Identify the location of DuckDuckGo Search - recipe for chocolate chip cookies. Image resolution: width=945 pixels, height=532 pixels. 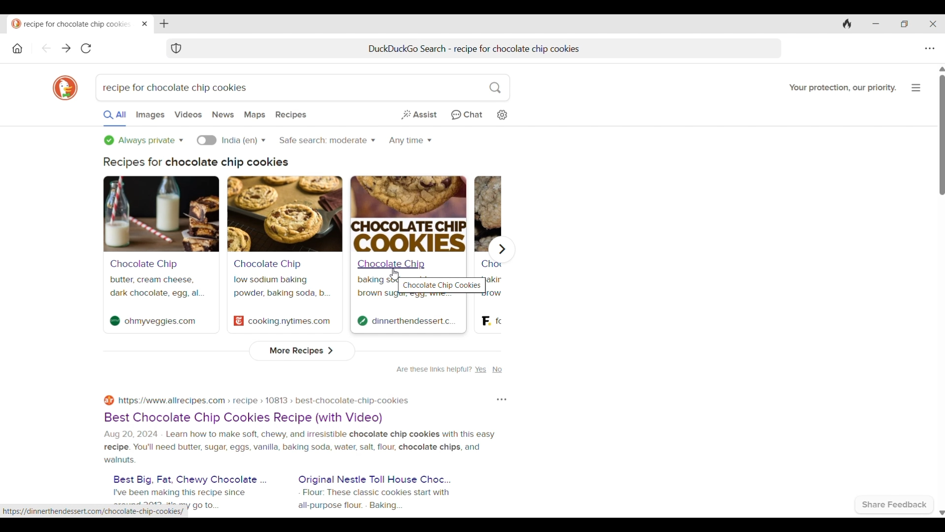
(482, 48).